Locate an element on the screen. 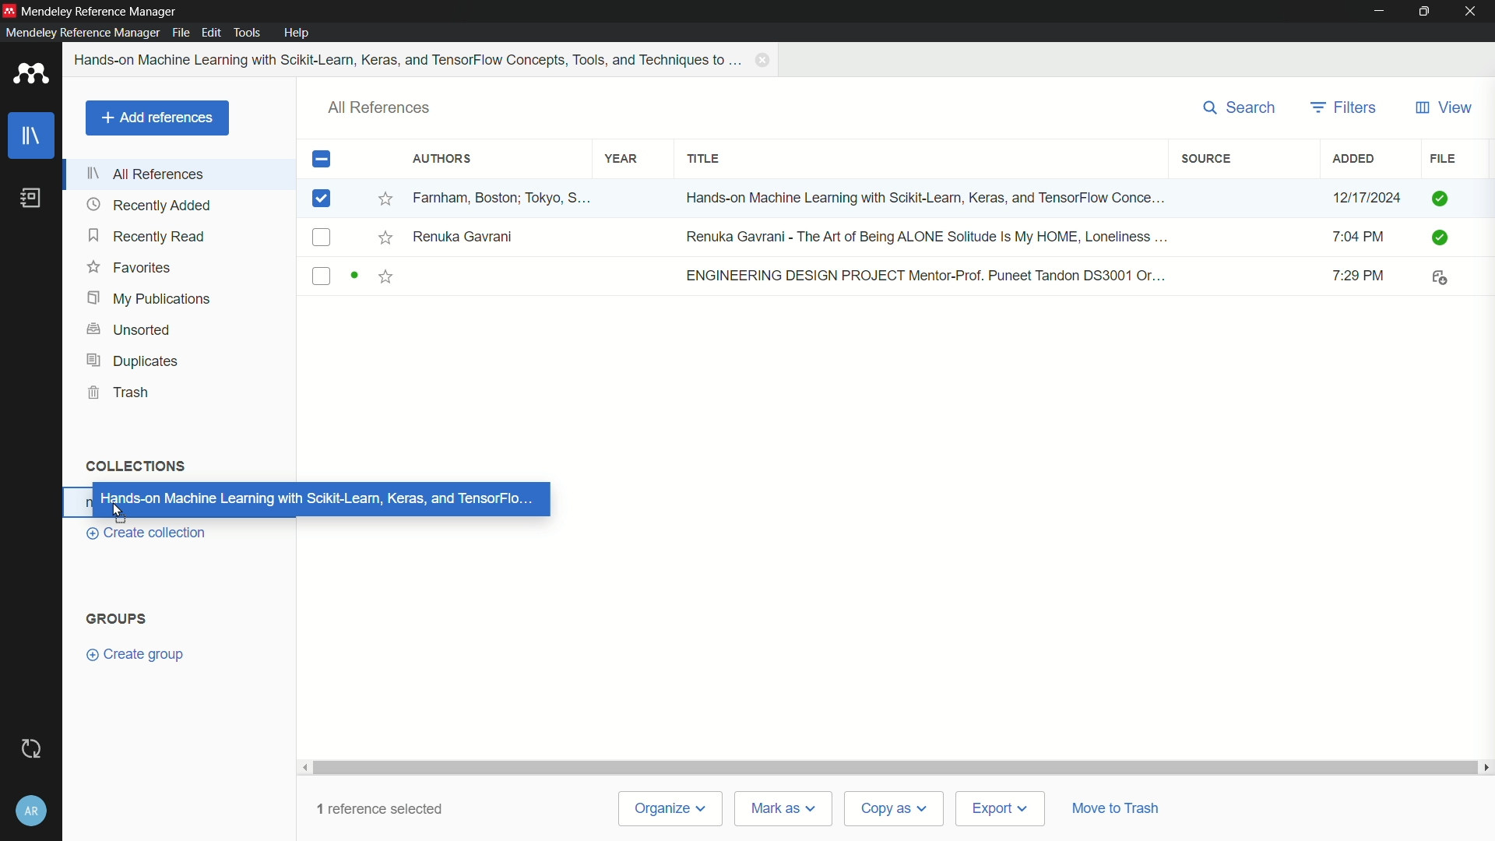 Image resolution: width=1495 pixels, height=841 pixels. book-3 is located at coordinates (888, 277).